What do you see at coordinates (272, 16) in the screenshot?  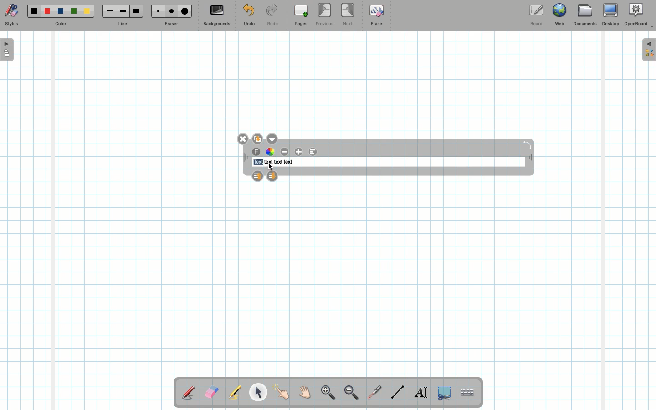 I see `Redo` at bounding box center [272, 16].